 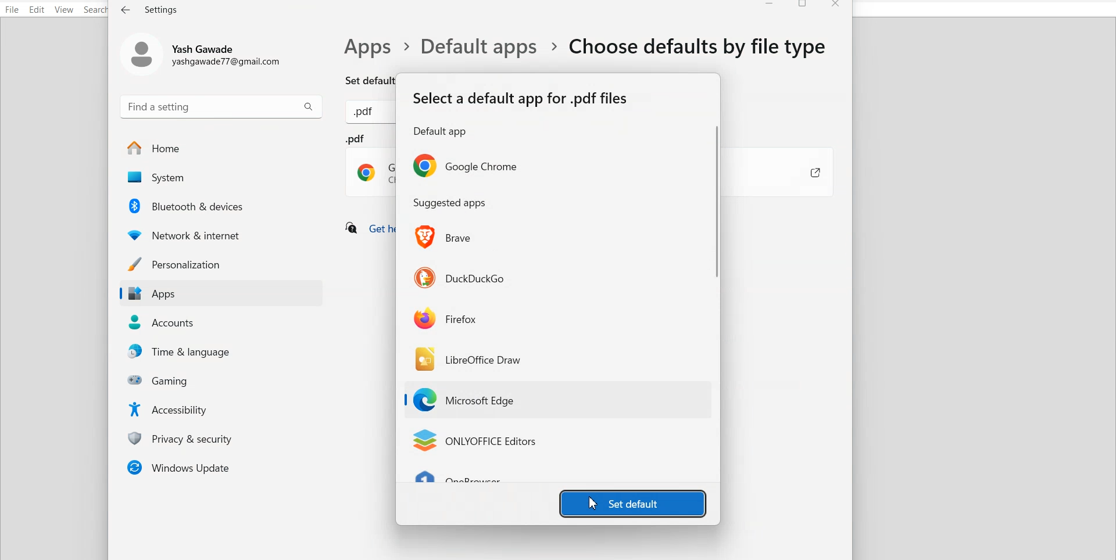 I want to click on LibreOffice Draw, so click(x=470, y=358).